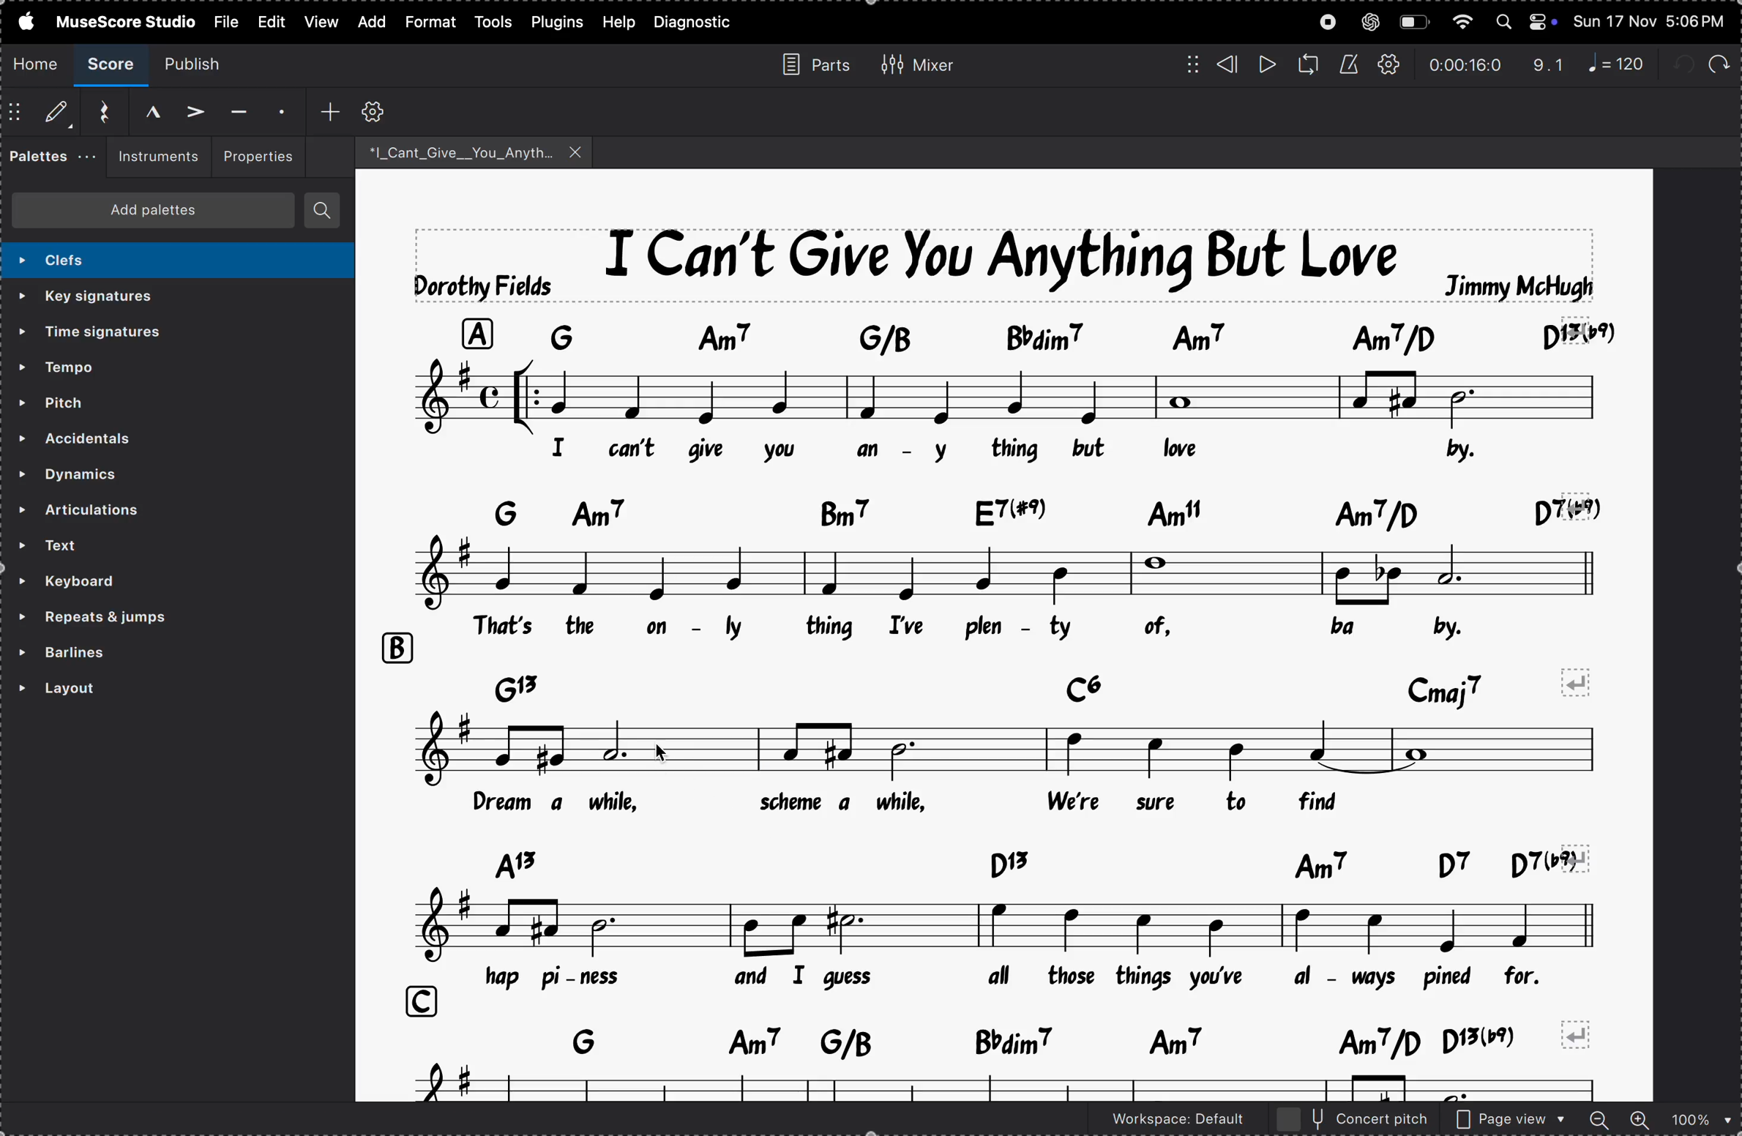  What do you see at coordinates (100, 368) in the screenshot?
I see `tempo` at bounding box center [100, 368].